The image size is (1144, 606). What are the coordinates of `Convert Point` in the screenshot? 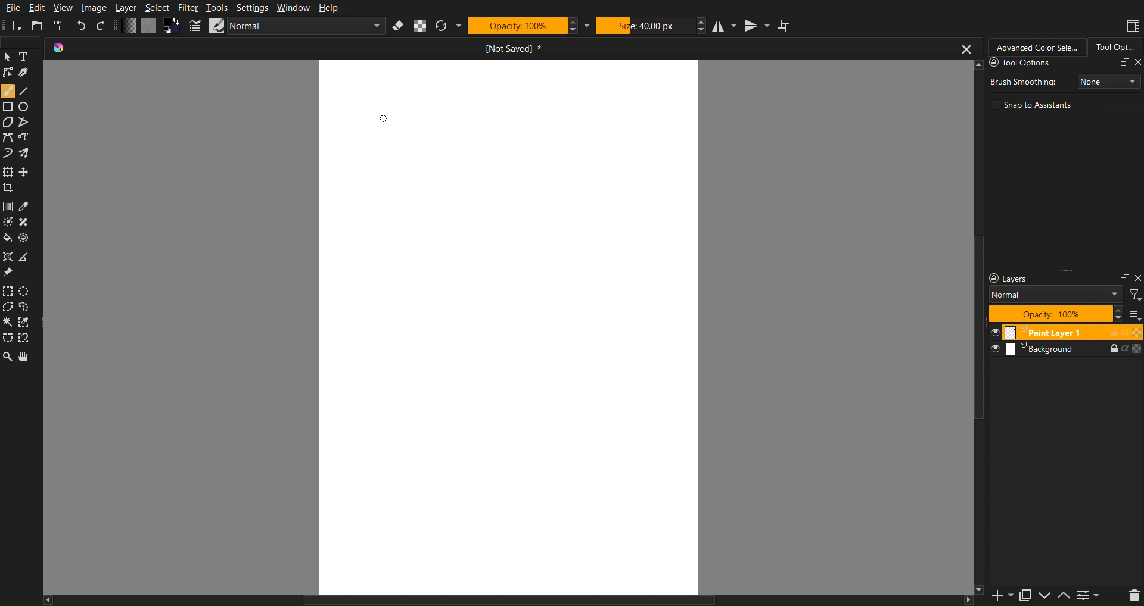 It's located at (29, 257).